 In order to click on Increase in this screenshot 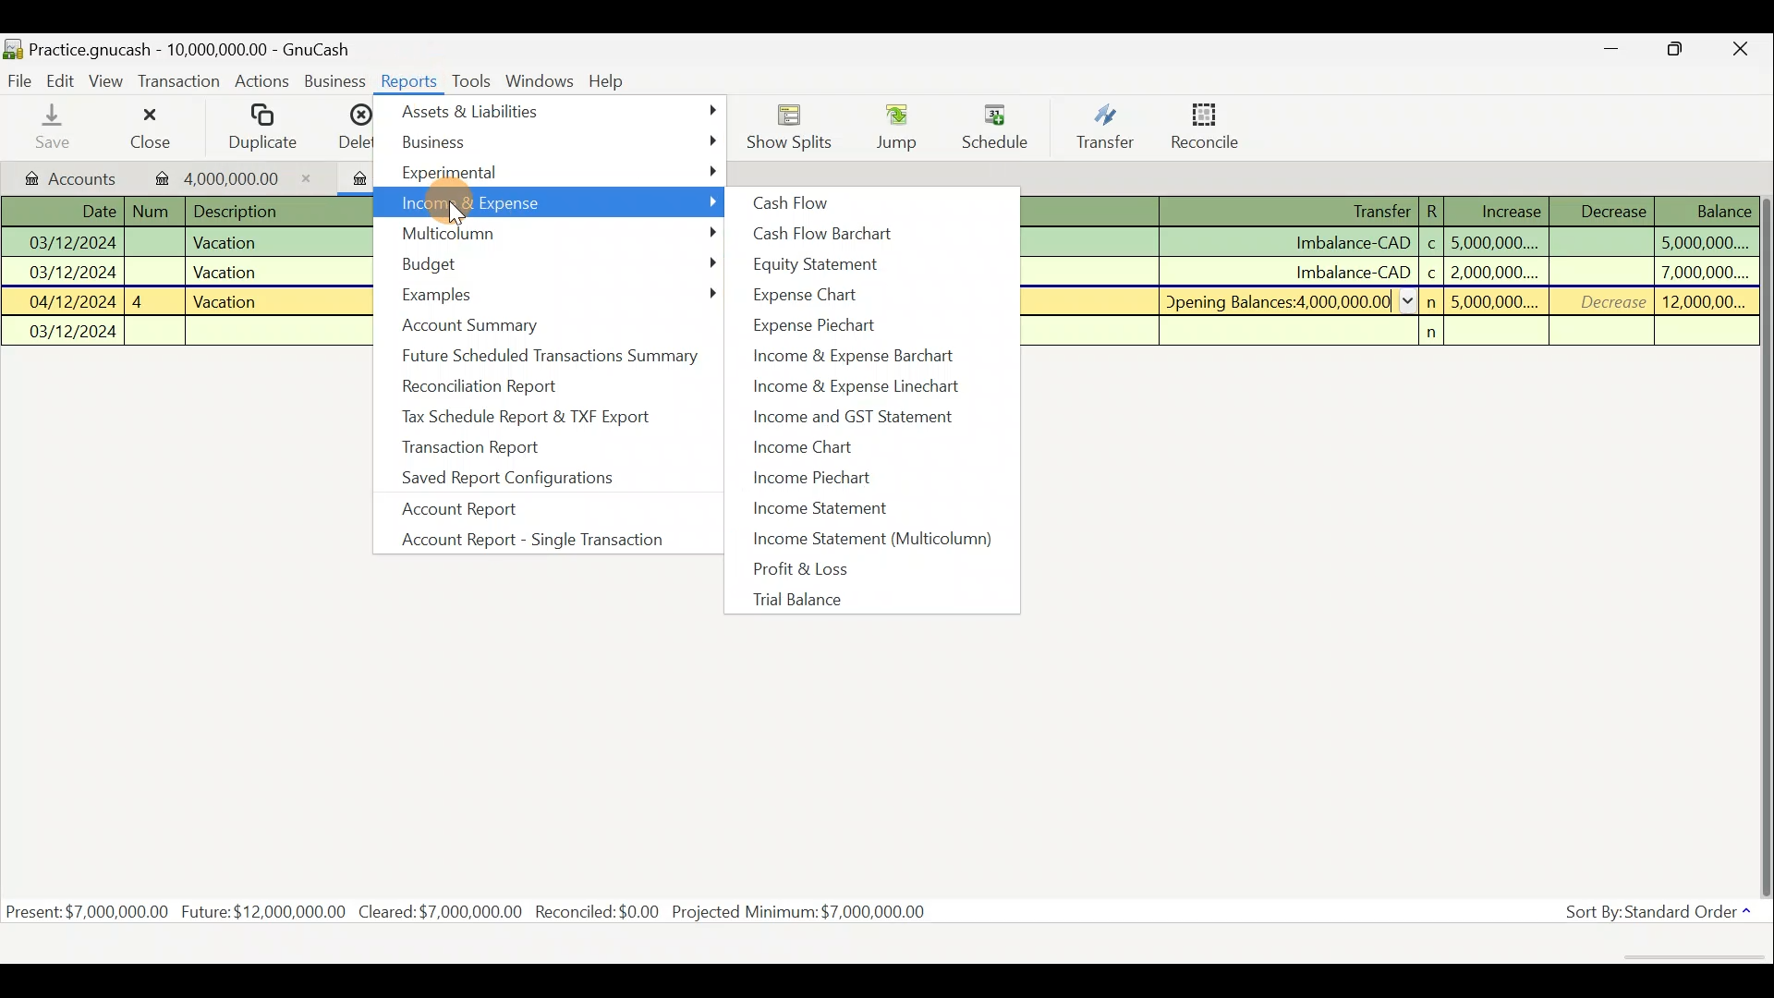, I will do `click(1513, 212)`.